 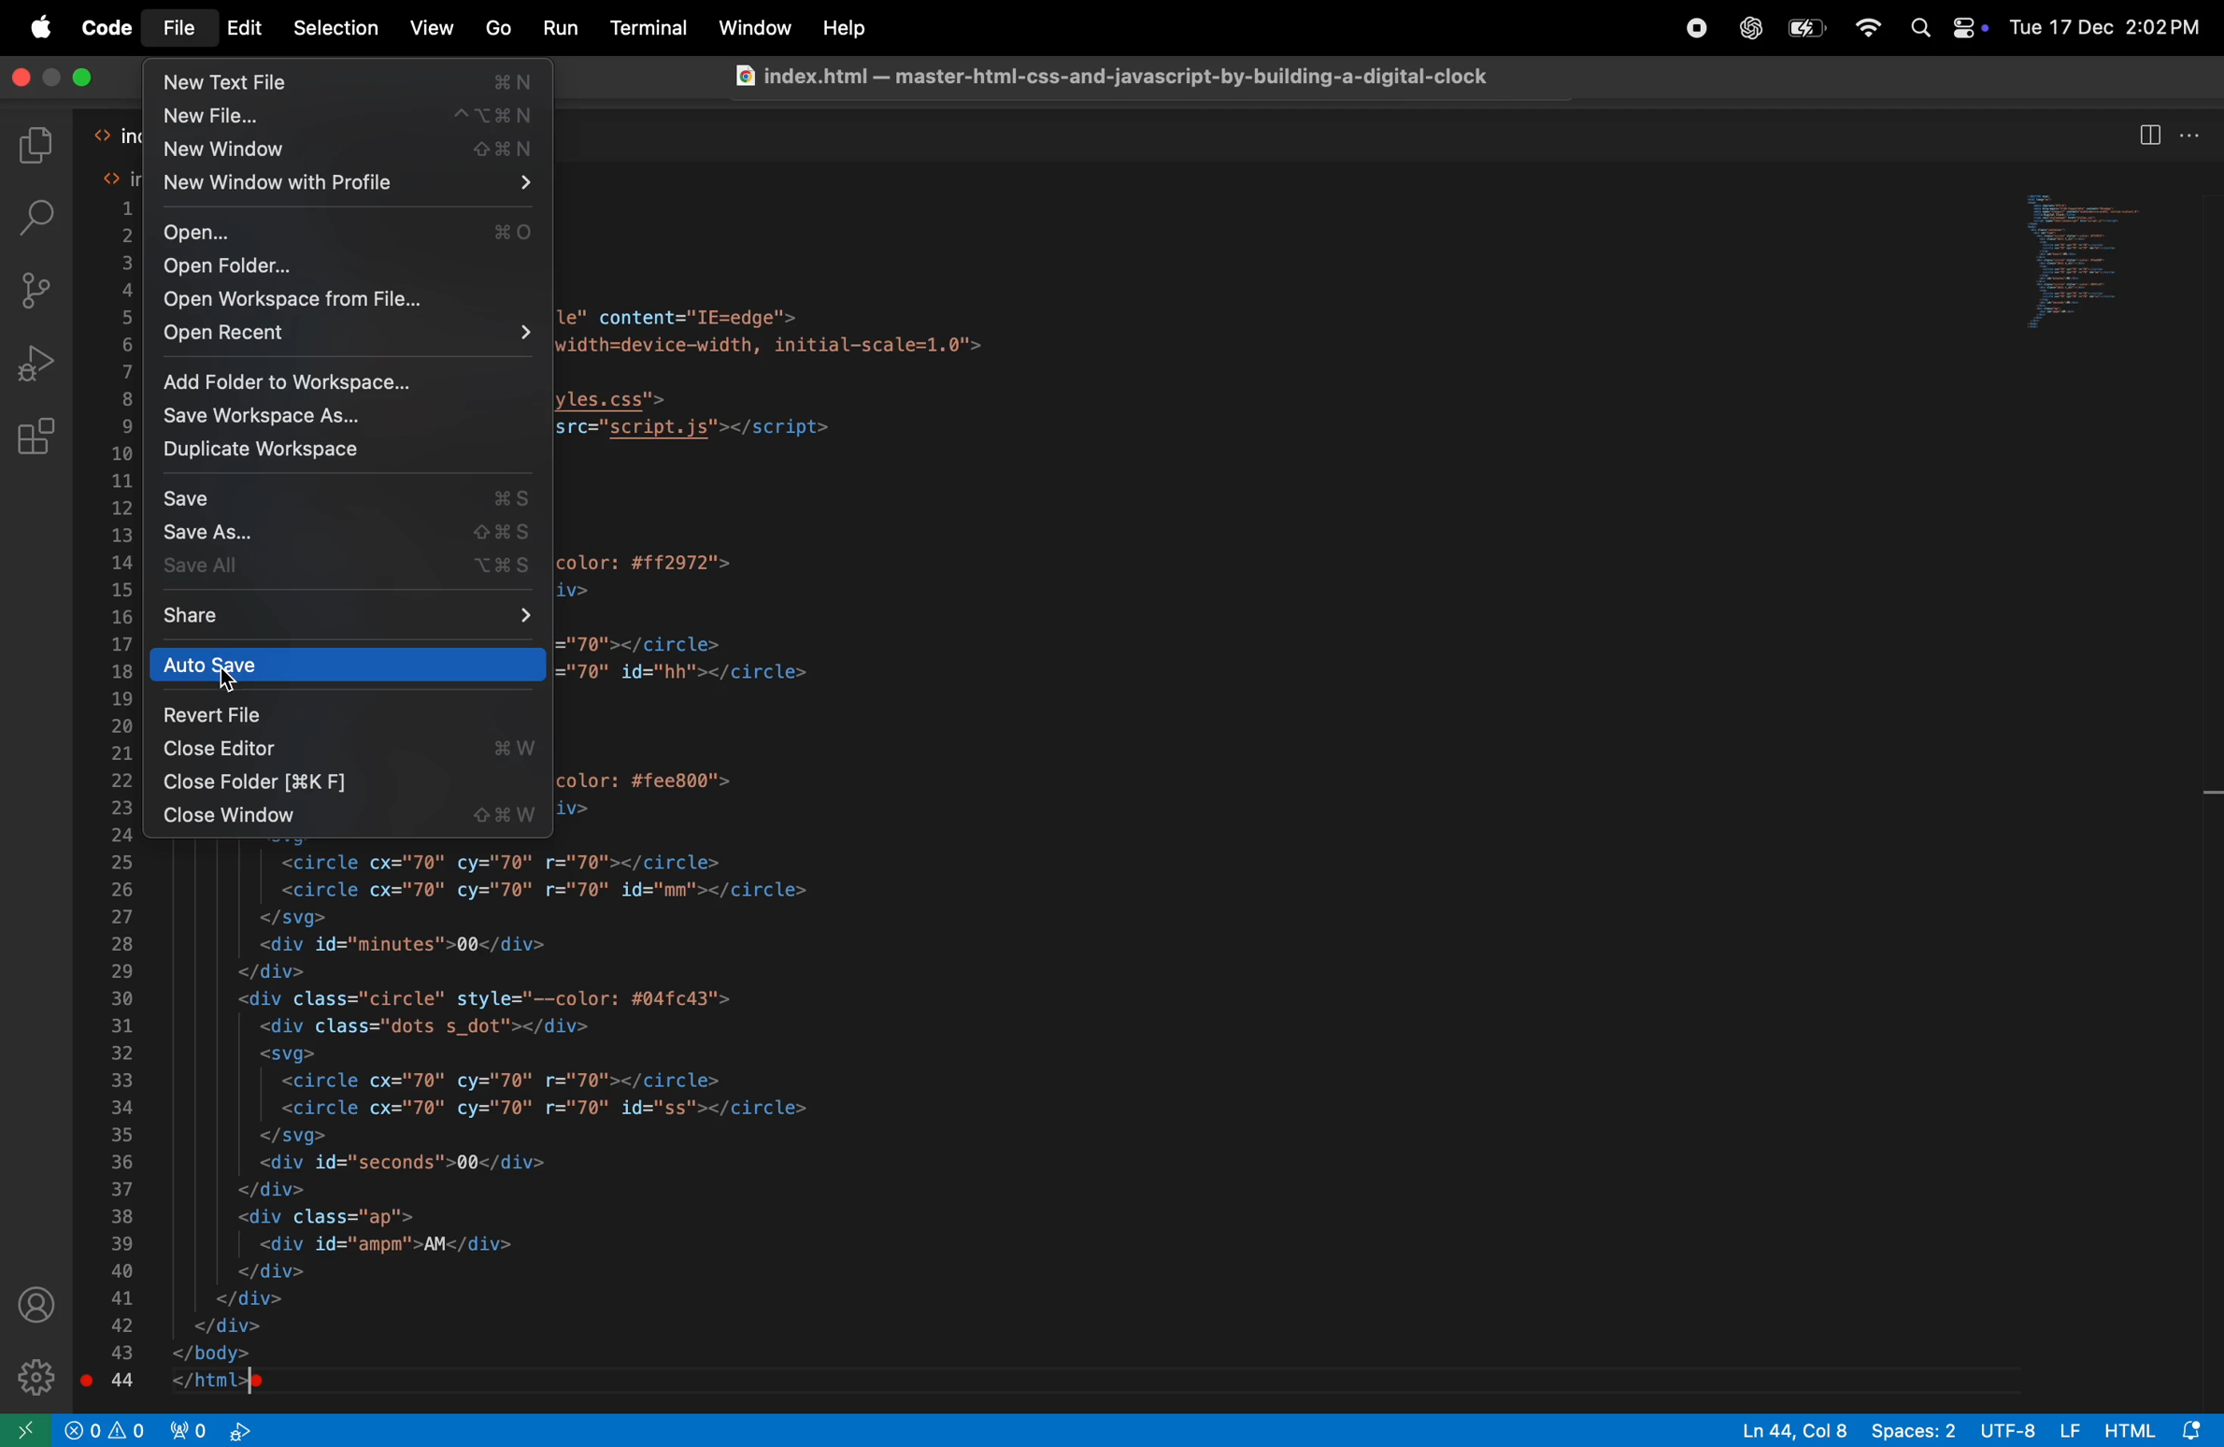 What do you see at coordinates (2077, 265) in the screenshot?
I see `code window` at bounding box center [2077, 265].